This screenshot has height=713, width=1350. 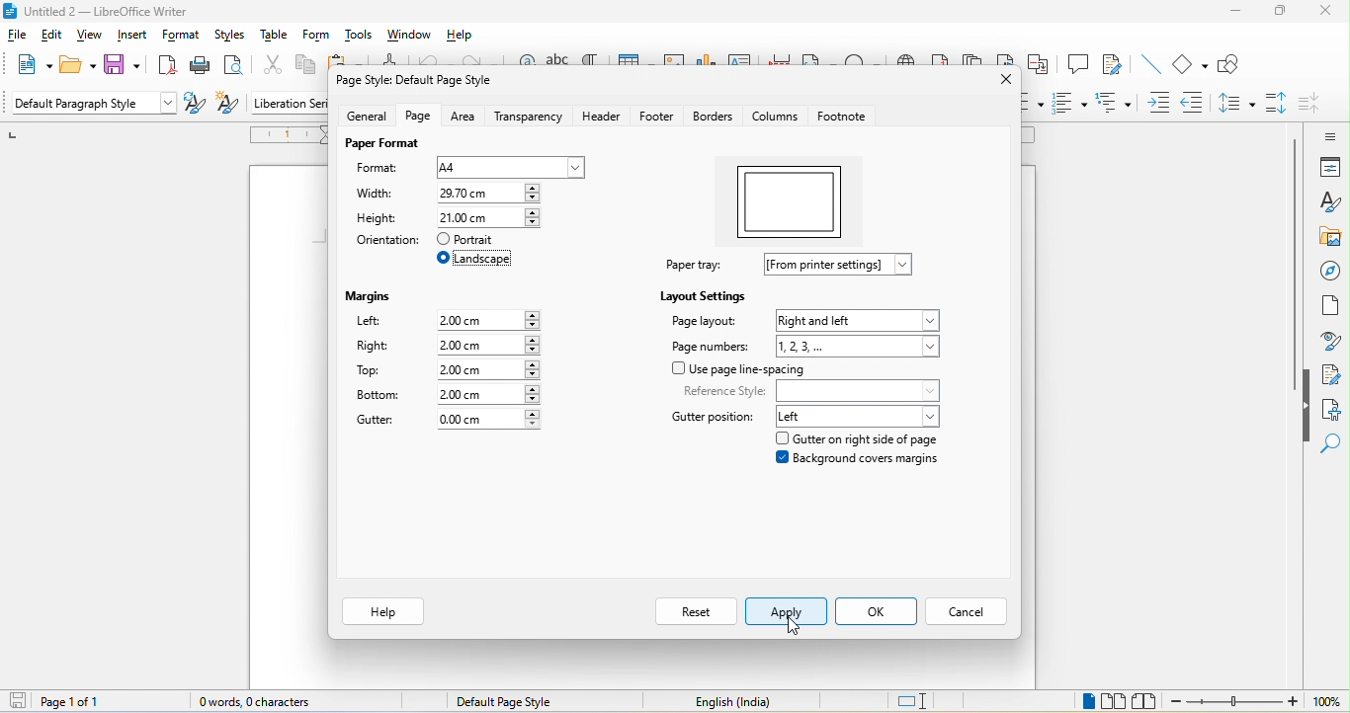 What do you see at coordinates (383, 612) in the screenshot?
I see `help` at bounding box center [383, 612].